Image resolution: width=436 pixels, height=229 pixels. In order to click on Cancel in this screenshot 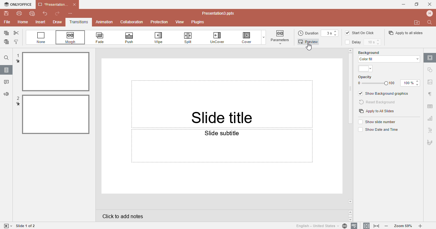, I will do `click(430, 4)`.